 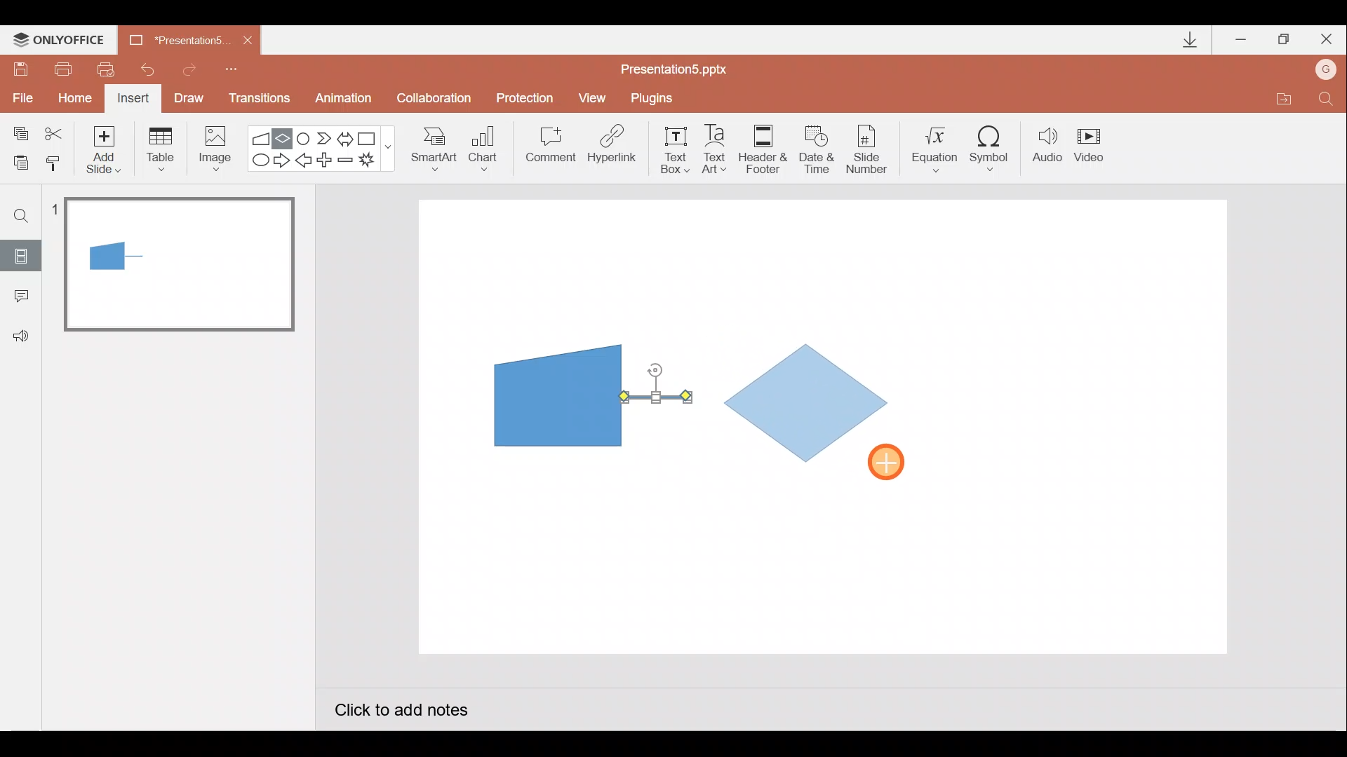 What do you see at coordinates (815, 146) in the screenshot?
I see `Date & time` at bounding box center [815, 146].